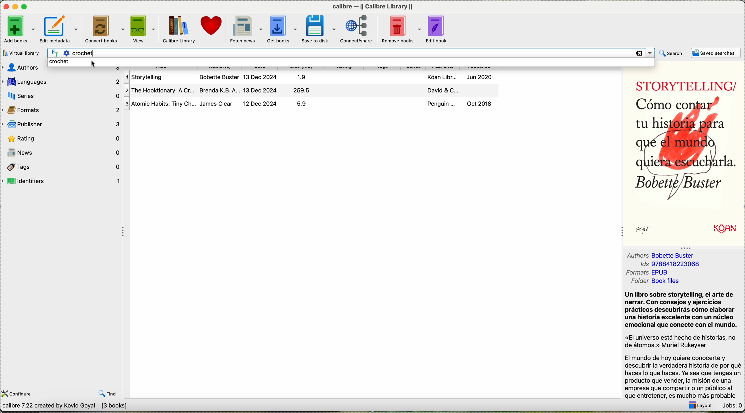 The height and width of the screenshot is (413, 745). What do you see at coordinates (373, 6) in the screenshot?
I see `calibre library` at bounding box center [373, 6].